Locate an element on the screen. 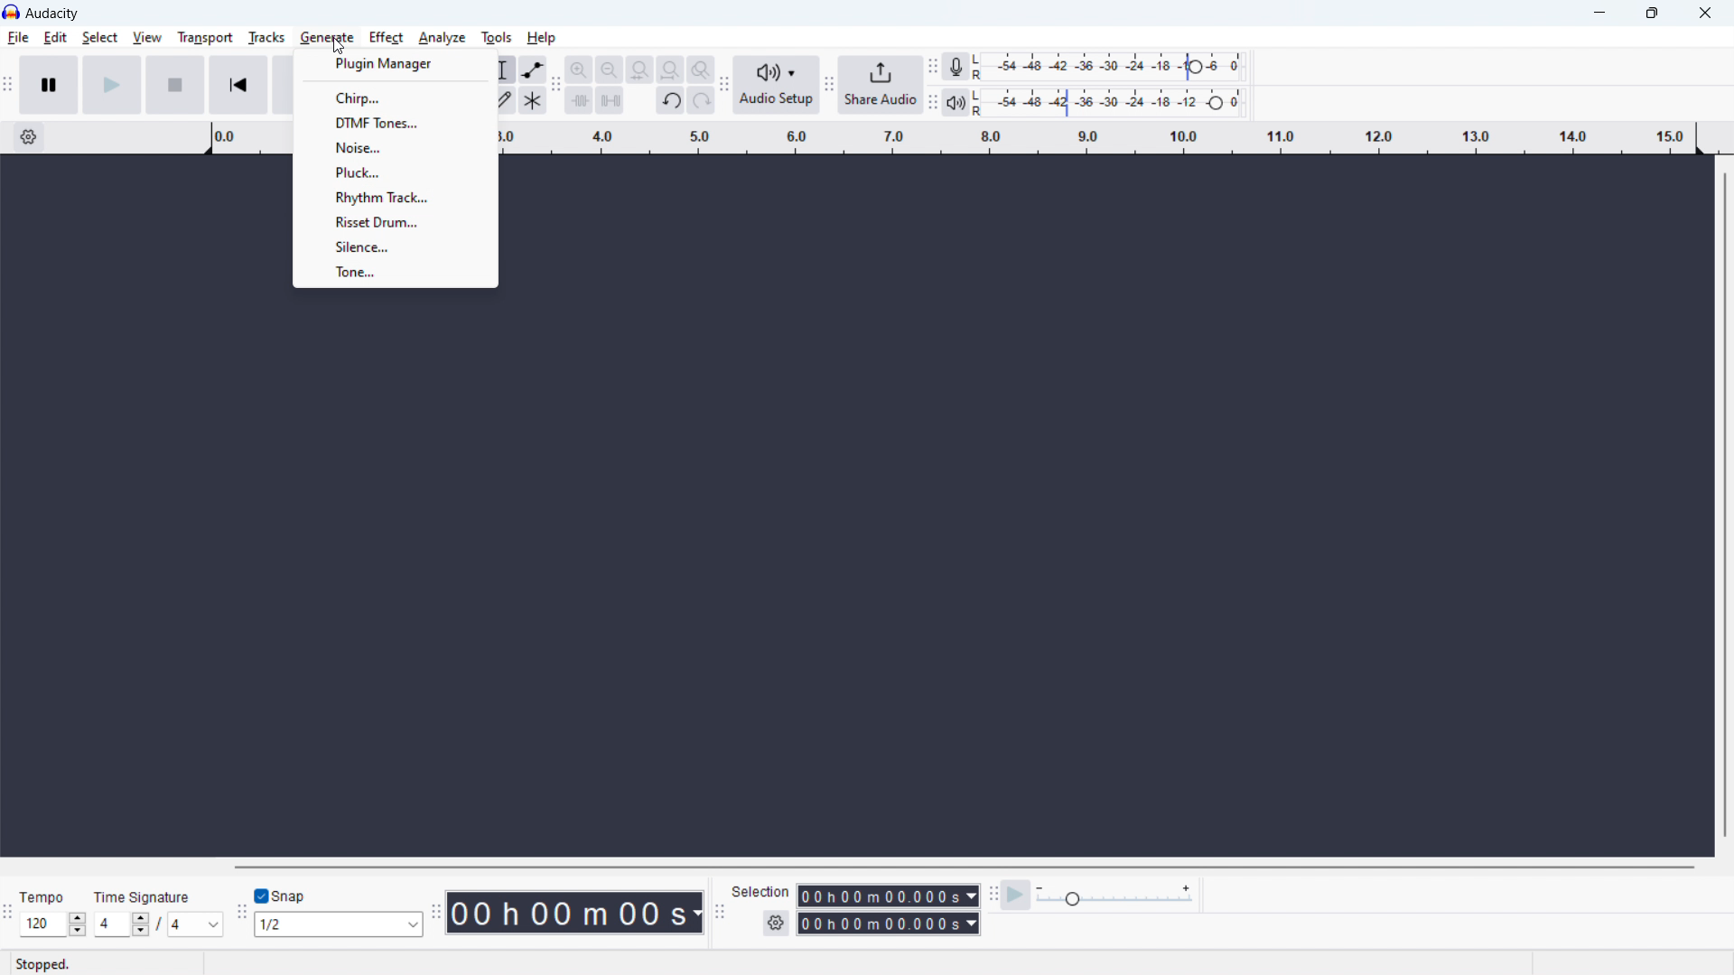  envelop tool is located at coordinates (535, 70).